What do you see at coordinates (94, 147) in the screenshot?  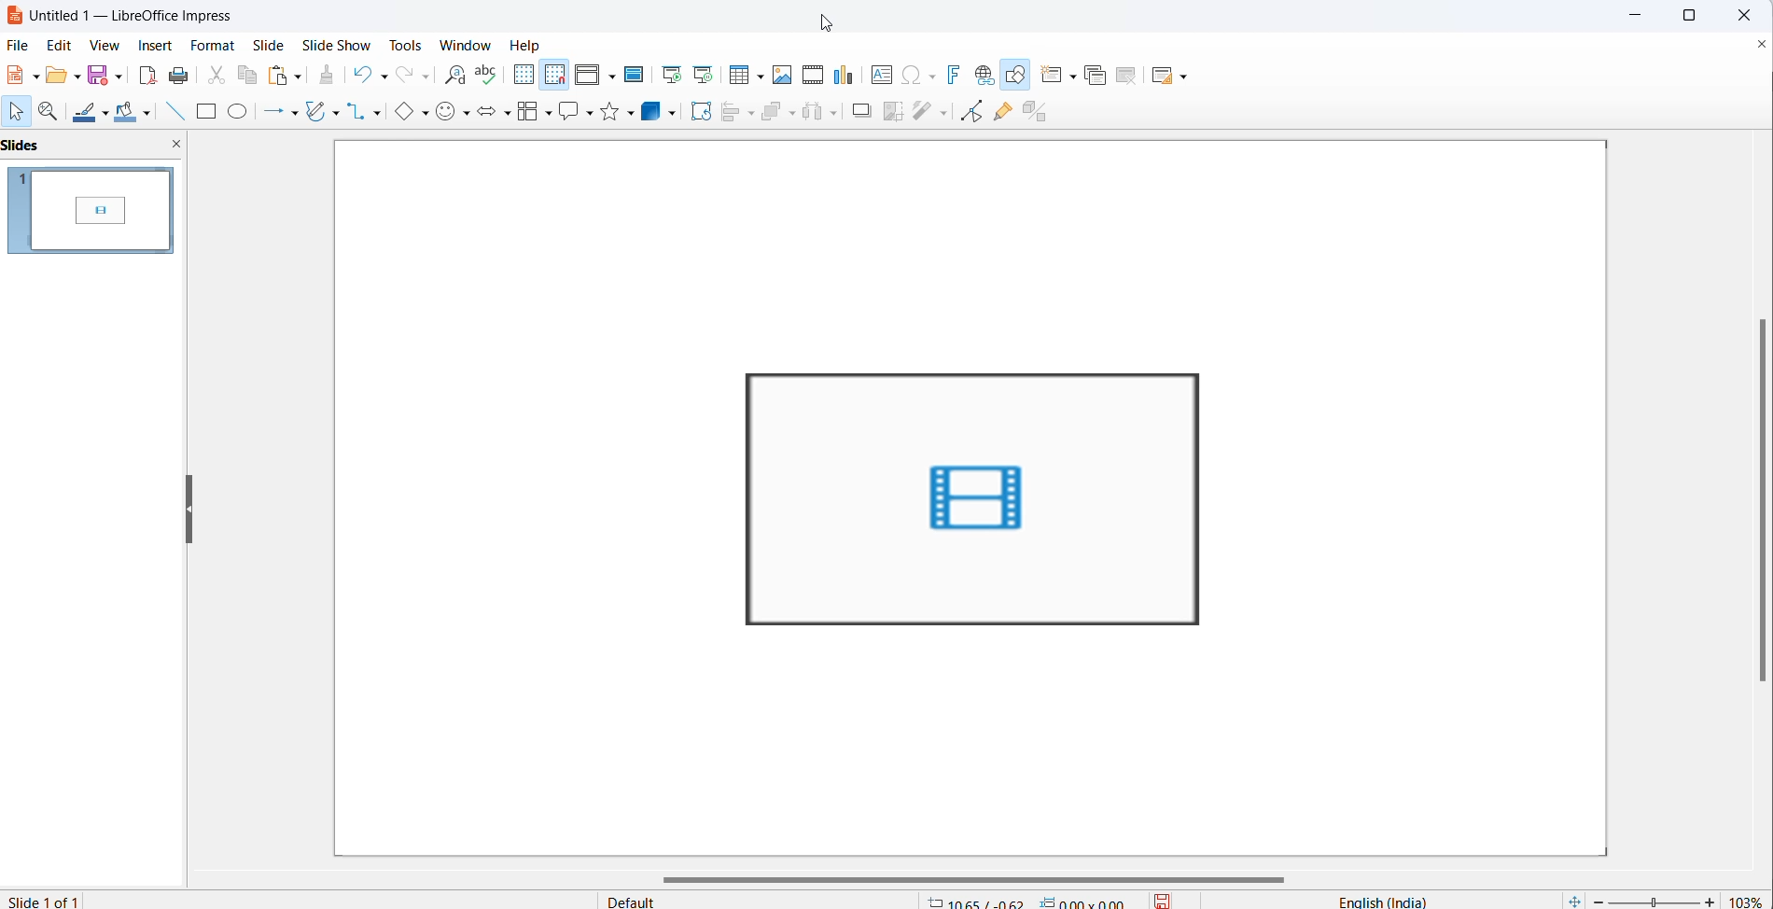 I see `slides and close slidepane` at bounding box center [94, 147].